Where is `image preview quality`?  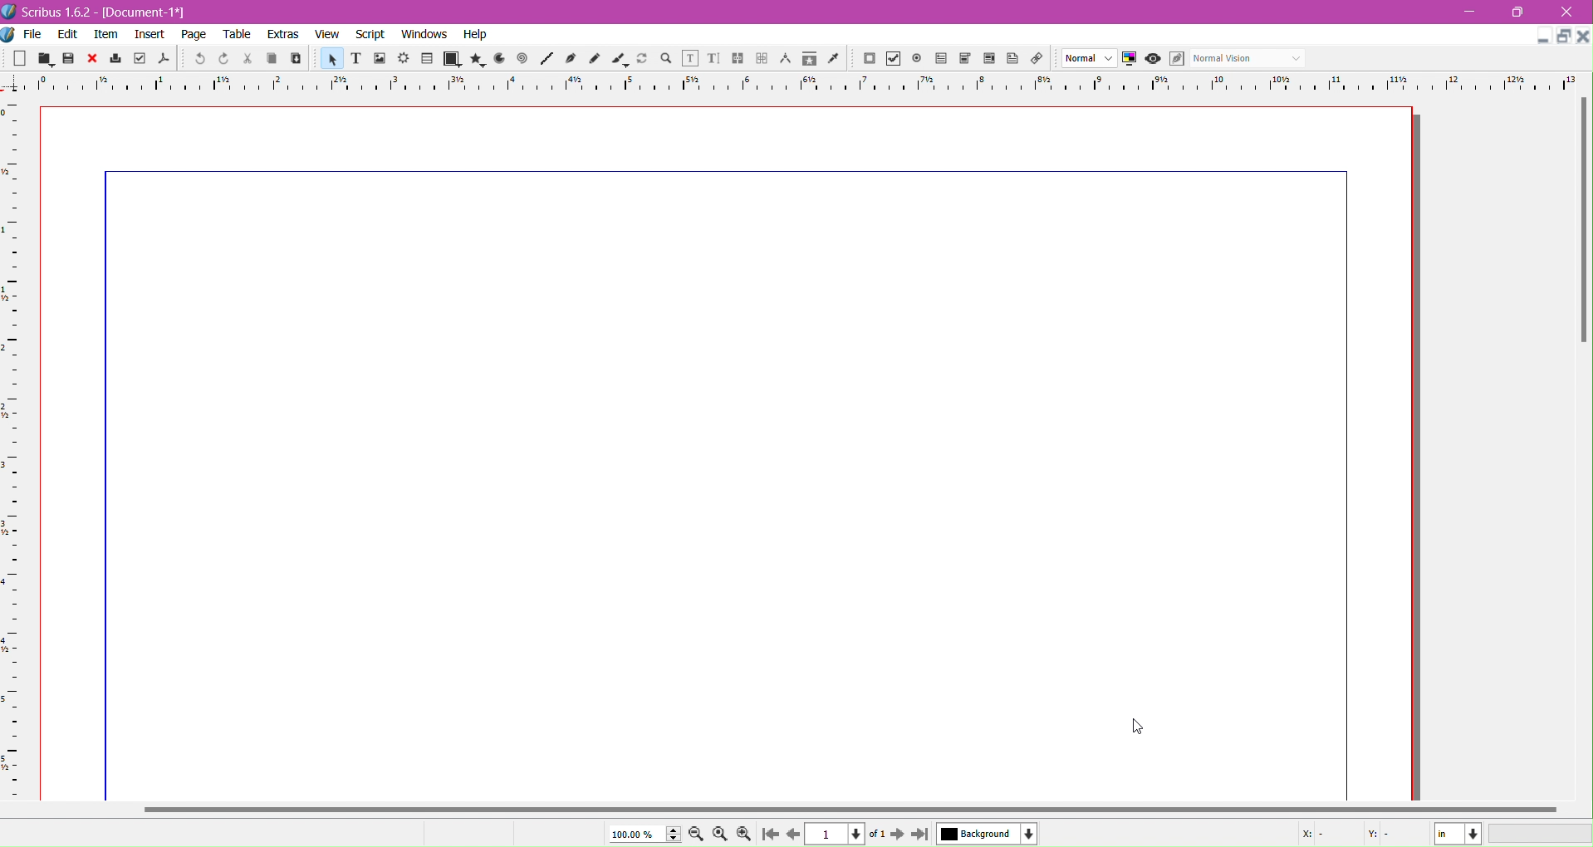
image preview quality is located at coordinates (1090, 59).